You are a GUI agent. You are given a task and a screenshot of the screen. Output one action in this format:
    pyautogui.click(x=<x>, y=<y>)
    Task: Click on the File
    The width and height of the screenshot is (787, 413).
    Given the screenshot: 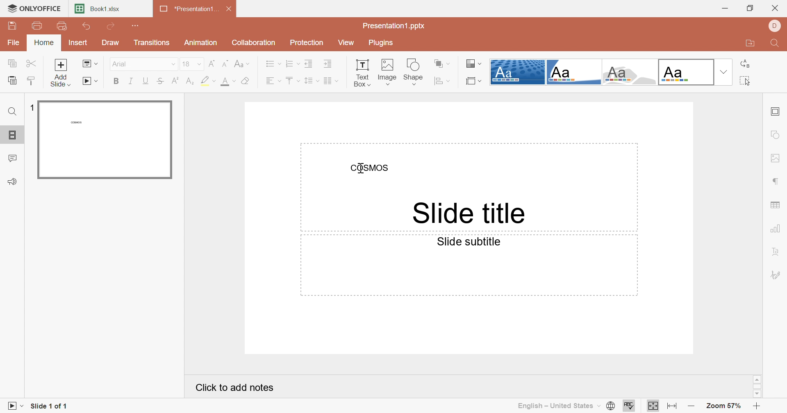 What is the action you would take?
    pyautogui.click(x=14, y=43)
    